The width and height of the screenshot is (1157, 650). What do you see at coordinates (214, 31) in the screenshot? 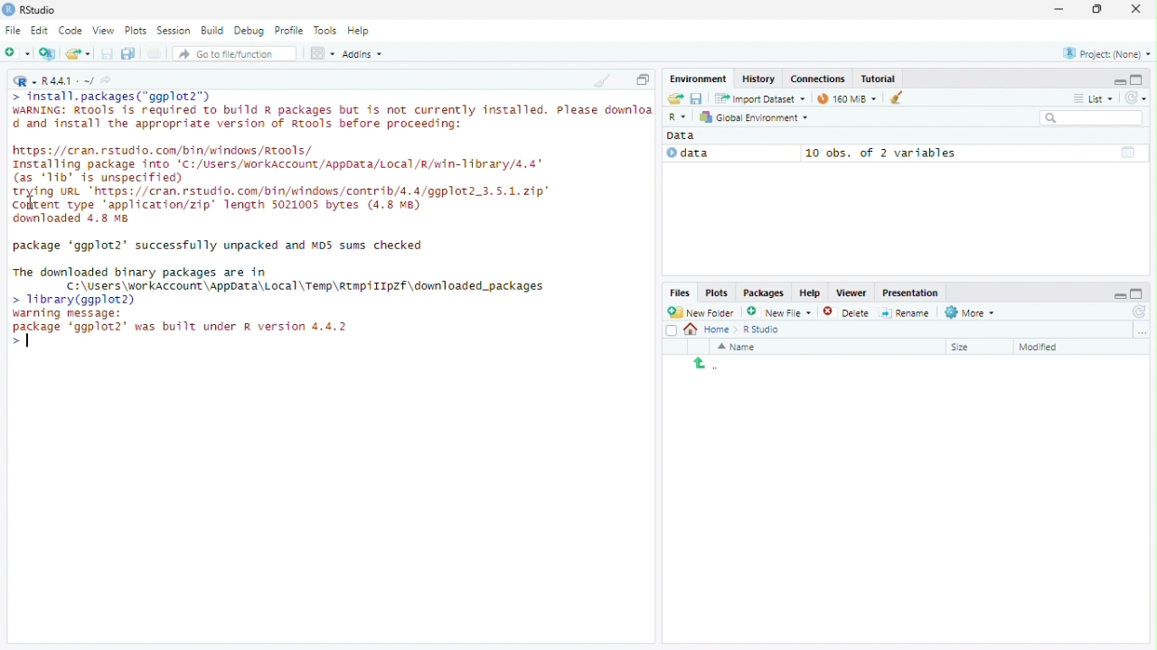
I see `Build` at bounding box center [214, 31].